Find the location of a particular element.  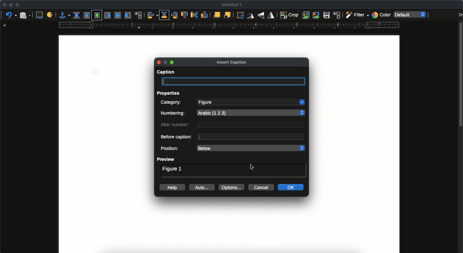

figure is located at coordinates (251, 102).